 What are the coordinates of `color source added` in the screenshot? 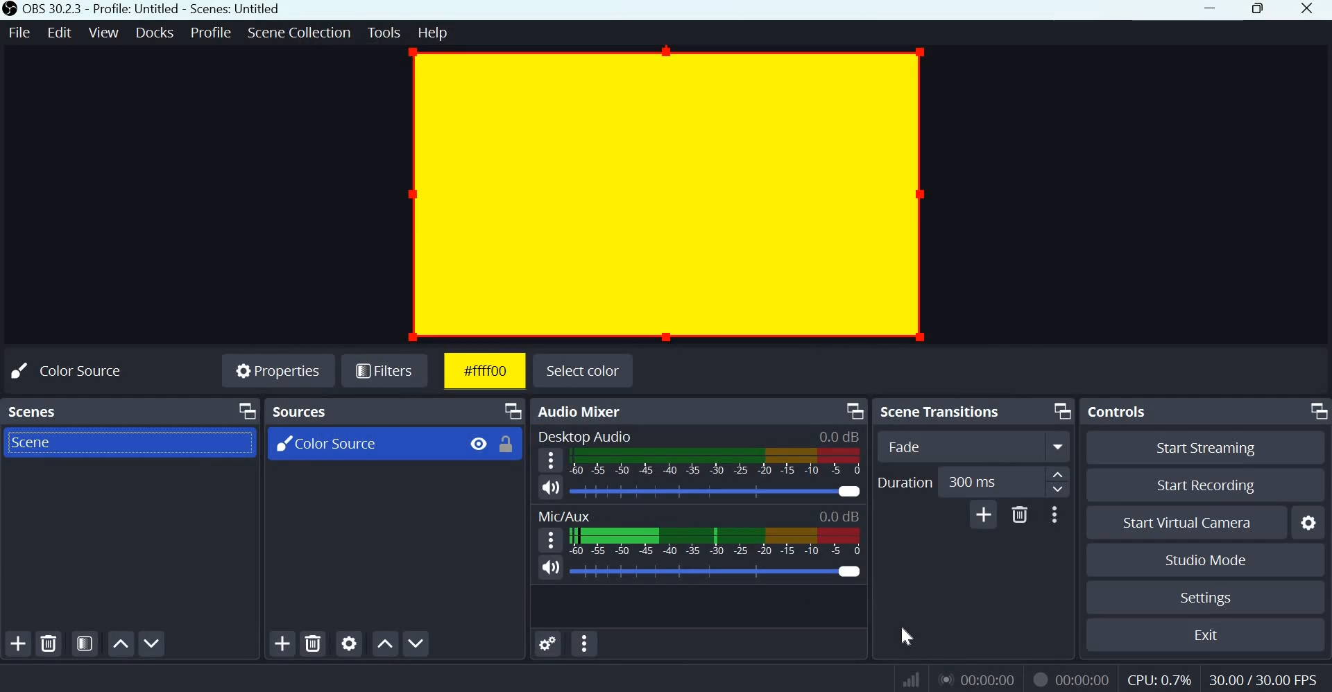 It's located at (665, 193).